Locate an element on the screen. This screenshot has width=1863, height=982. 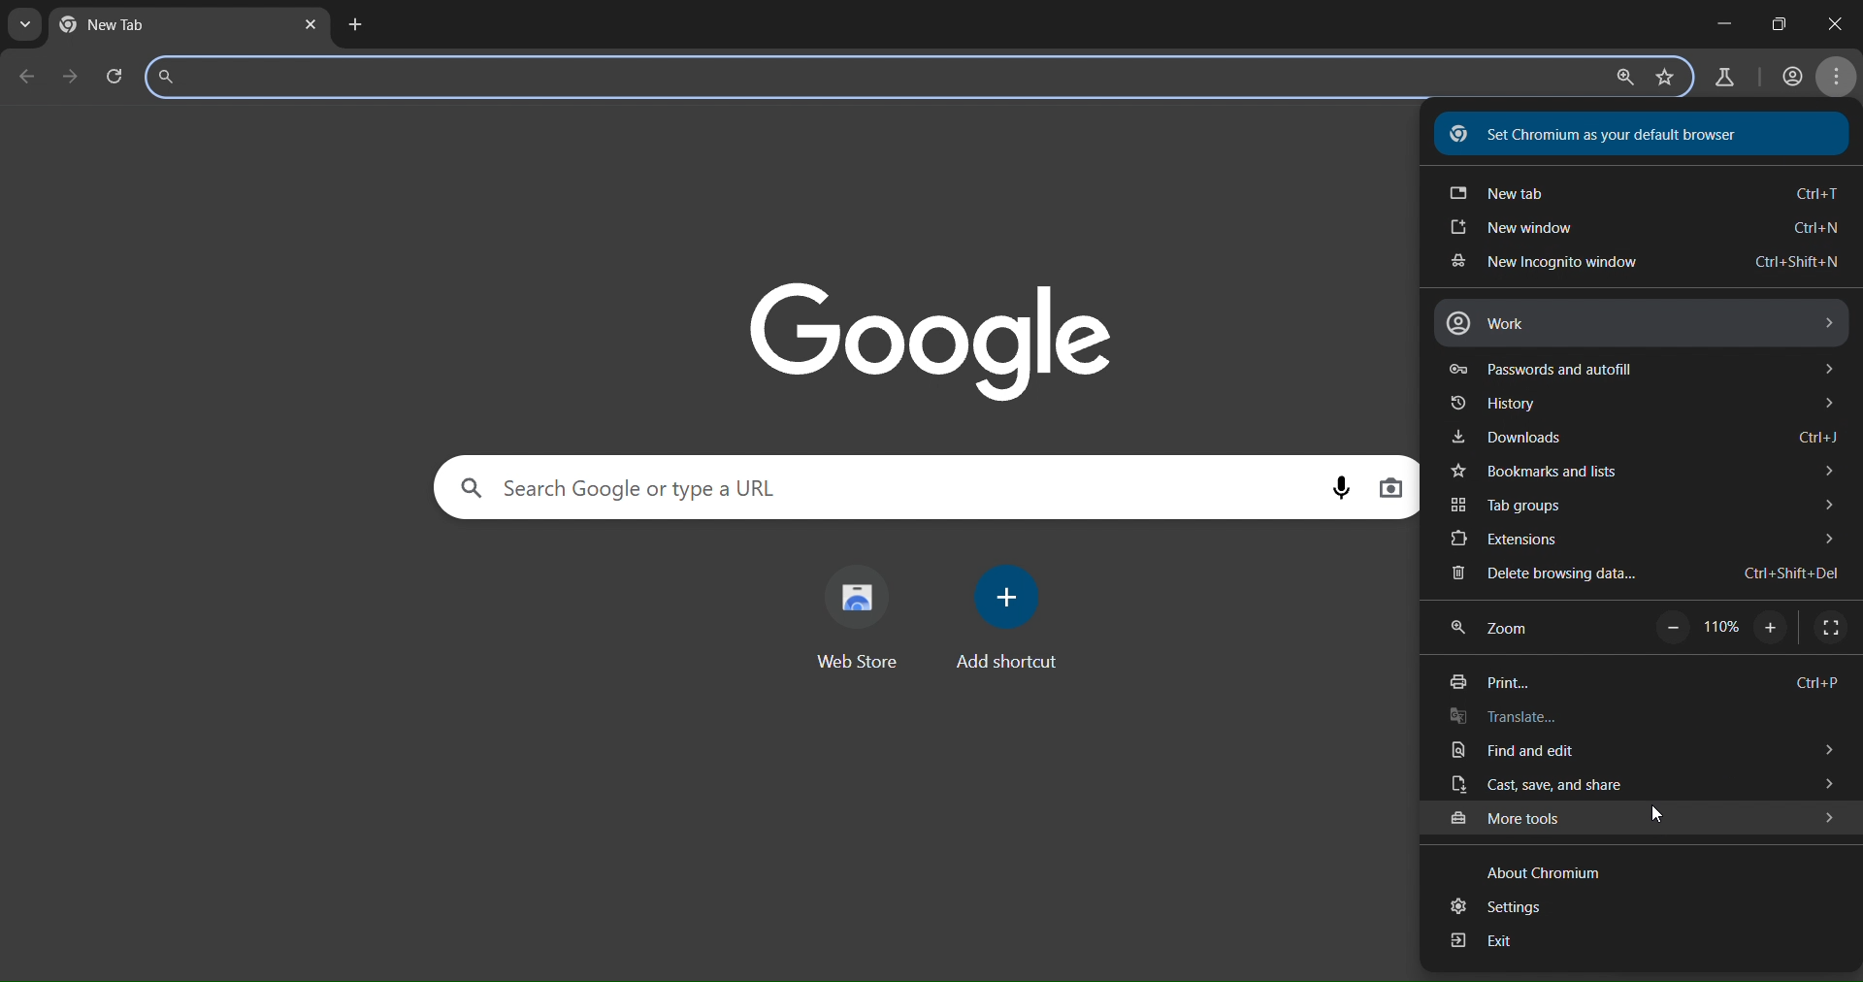
full screen is located at coordinates (1830, 627).